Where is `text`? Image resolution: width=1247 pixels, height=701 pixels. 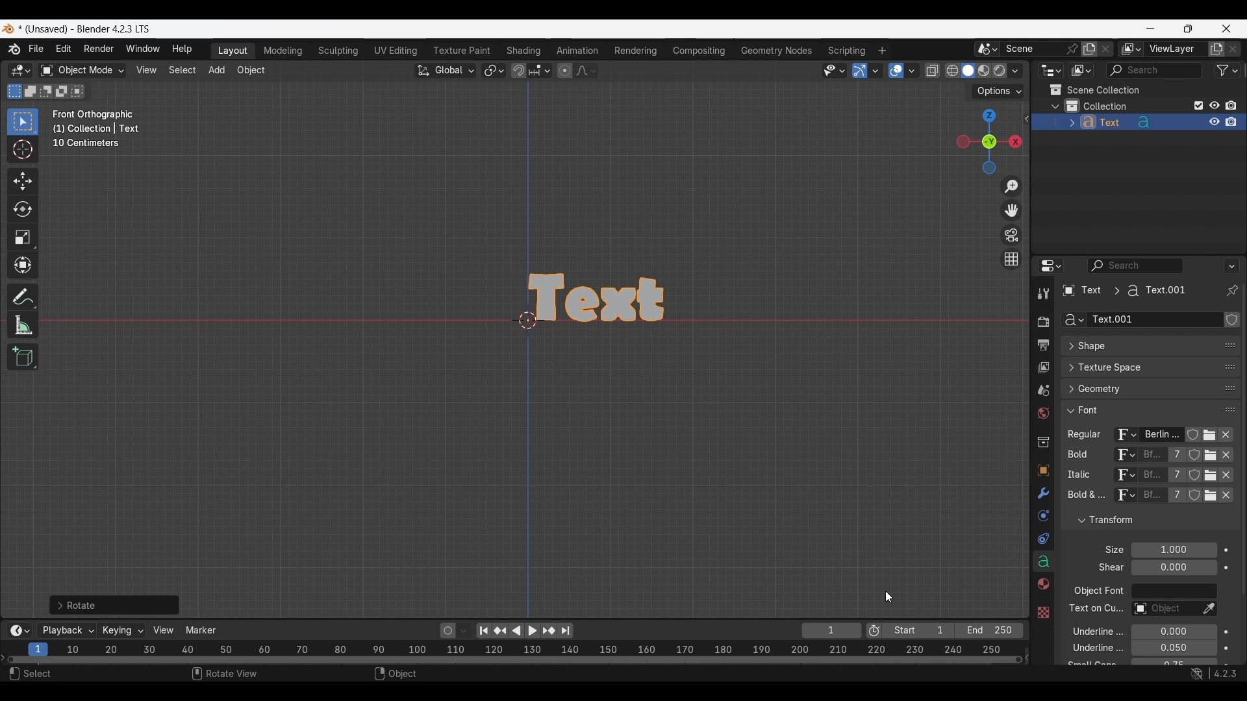
text is located at coordinates (1107, 568).